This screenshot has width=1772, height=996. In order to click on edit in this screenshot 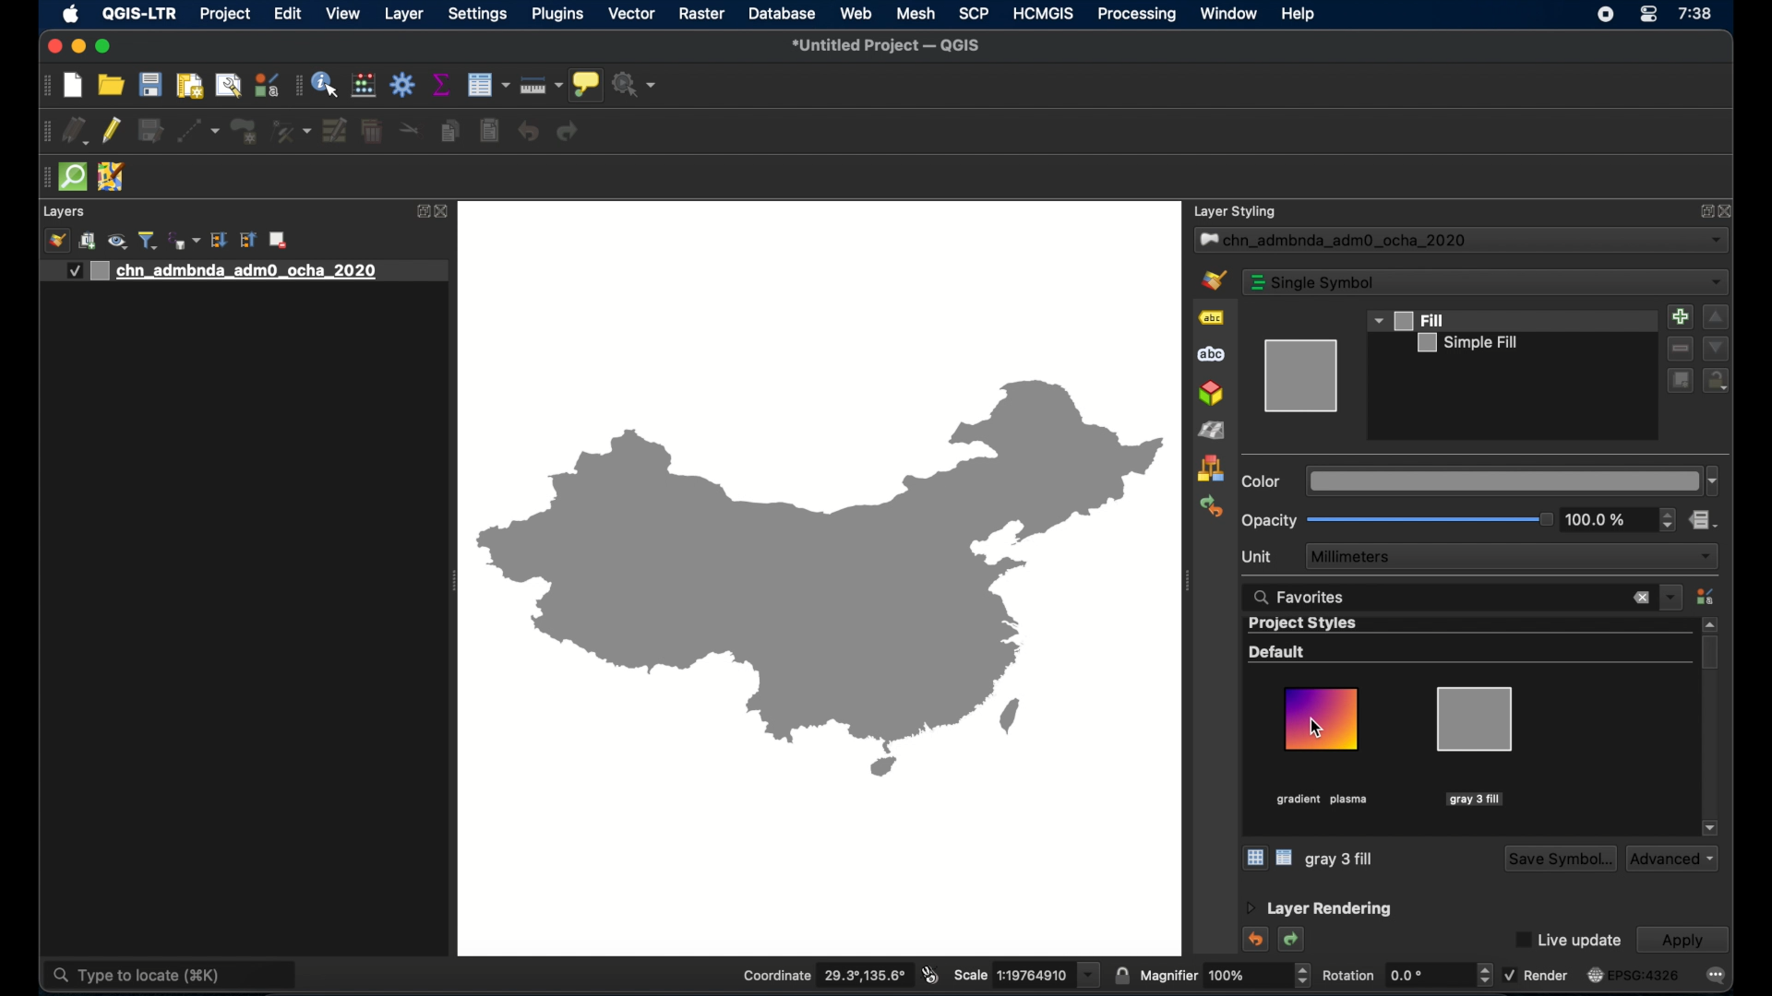, I will do `click(289, 13)`.